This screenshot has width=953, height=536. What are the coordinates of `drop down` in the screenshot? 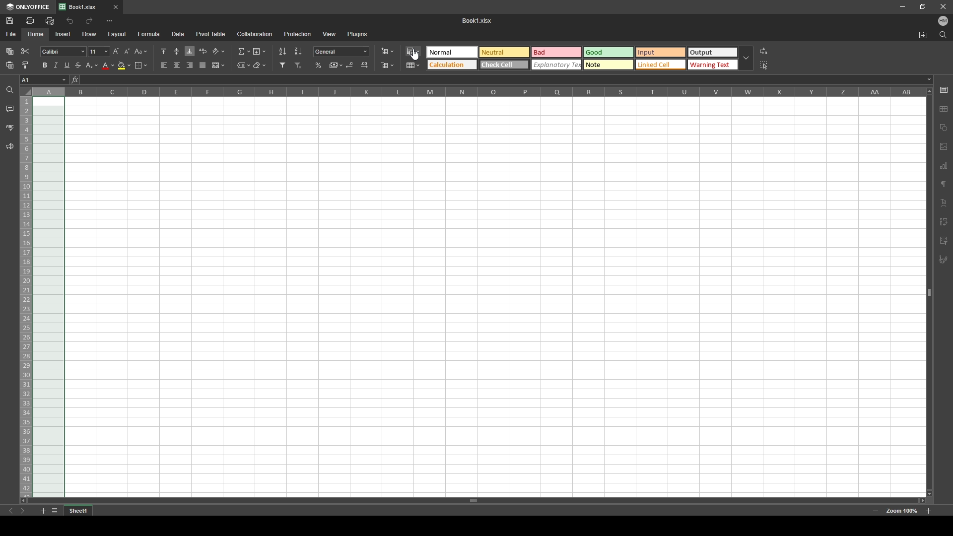 It's located at (747, 59).